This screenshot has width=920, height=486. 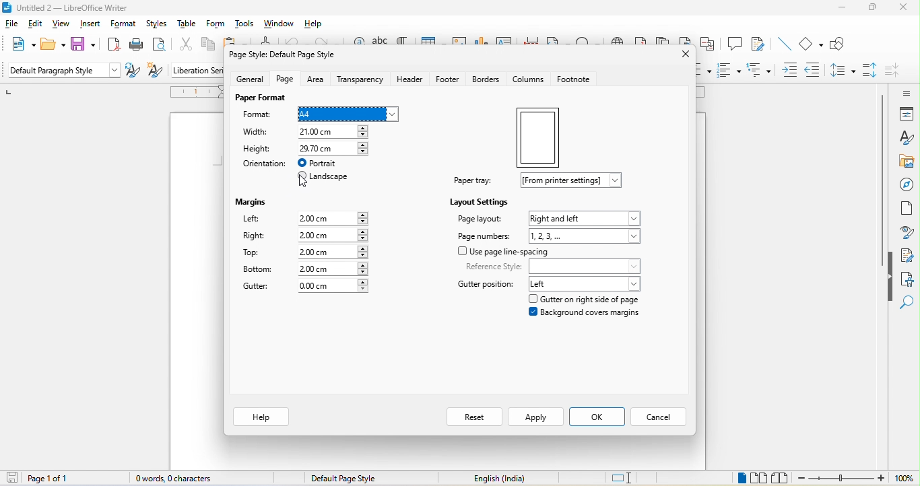 I want to click on page, so click(x=907, y=213).